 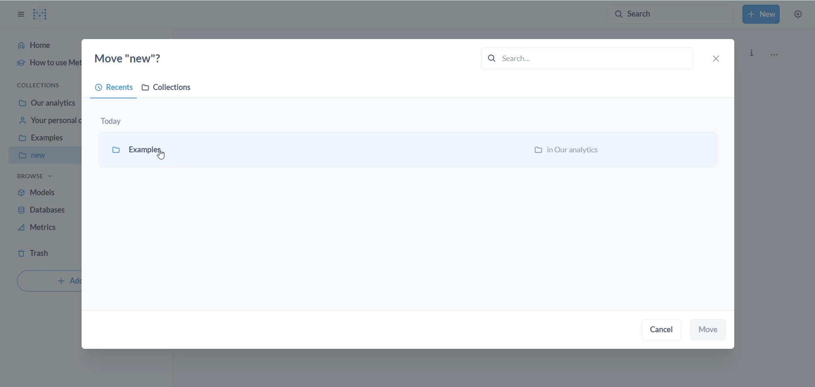 What do you see at coordinates (117, 119) in the screenshot?
I see `TODAY` at bounding box center [117, 119].